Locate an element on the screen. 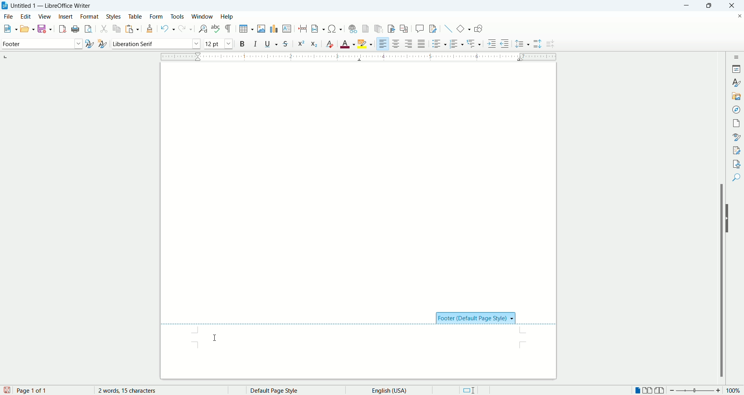 This screenshot has height=395, width=744. print is located at coordinates (74, 29).